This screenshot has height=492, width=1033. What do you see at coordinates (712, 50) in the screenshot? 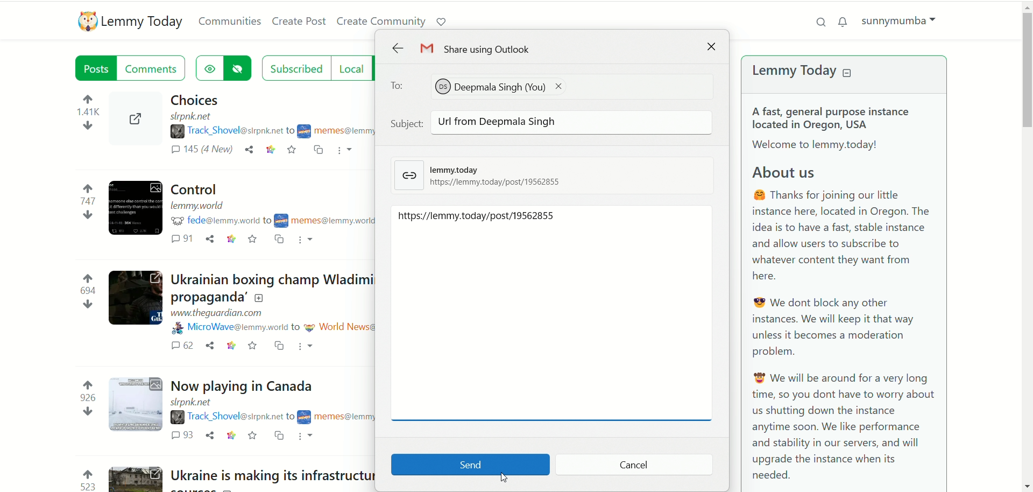
I see `close` at bounding box center [712, 50].